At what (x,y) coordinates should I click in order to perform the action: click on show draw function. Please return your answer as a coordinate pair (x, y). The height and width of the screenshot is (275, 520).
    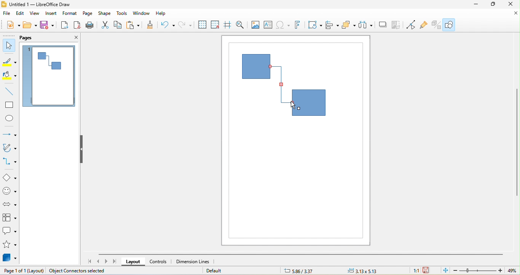
    Looking at the image, I should click on (452, 24).